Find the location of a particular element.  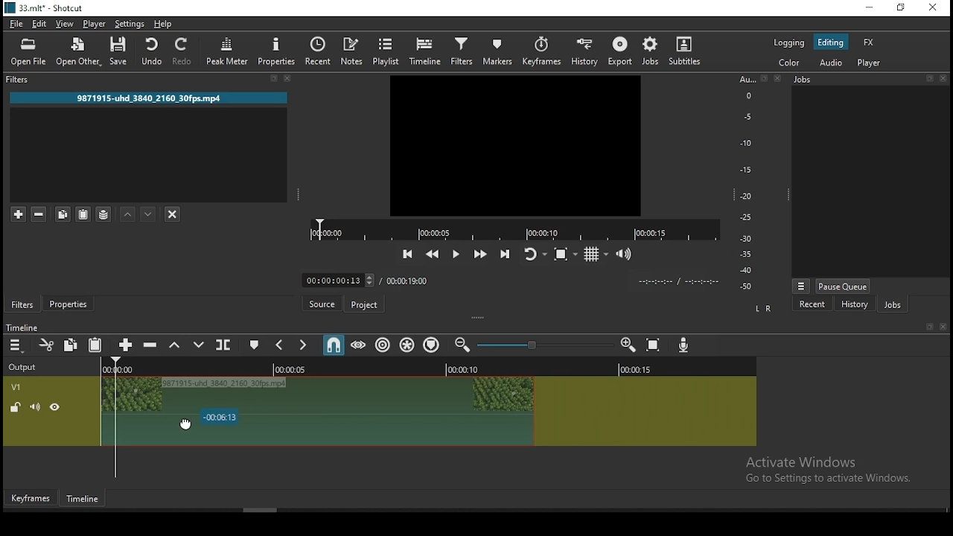

Playback time is located at coordinates (681, 282).